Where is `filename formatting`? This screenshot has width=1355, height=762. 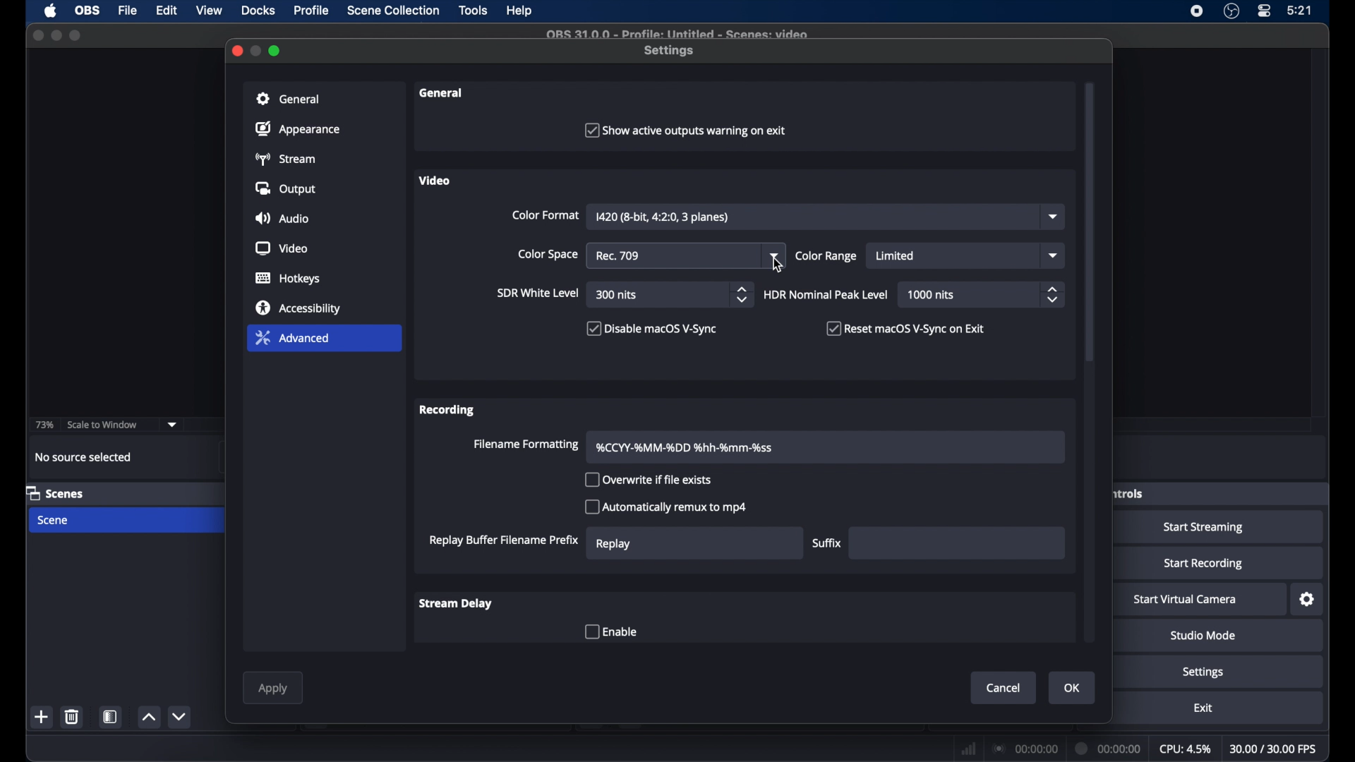 filename formatting is located at coordinates (526, 445).